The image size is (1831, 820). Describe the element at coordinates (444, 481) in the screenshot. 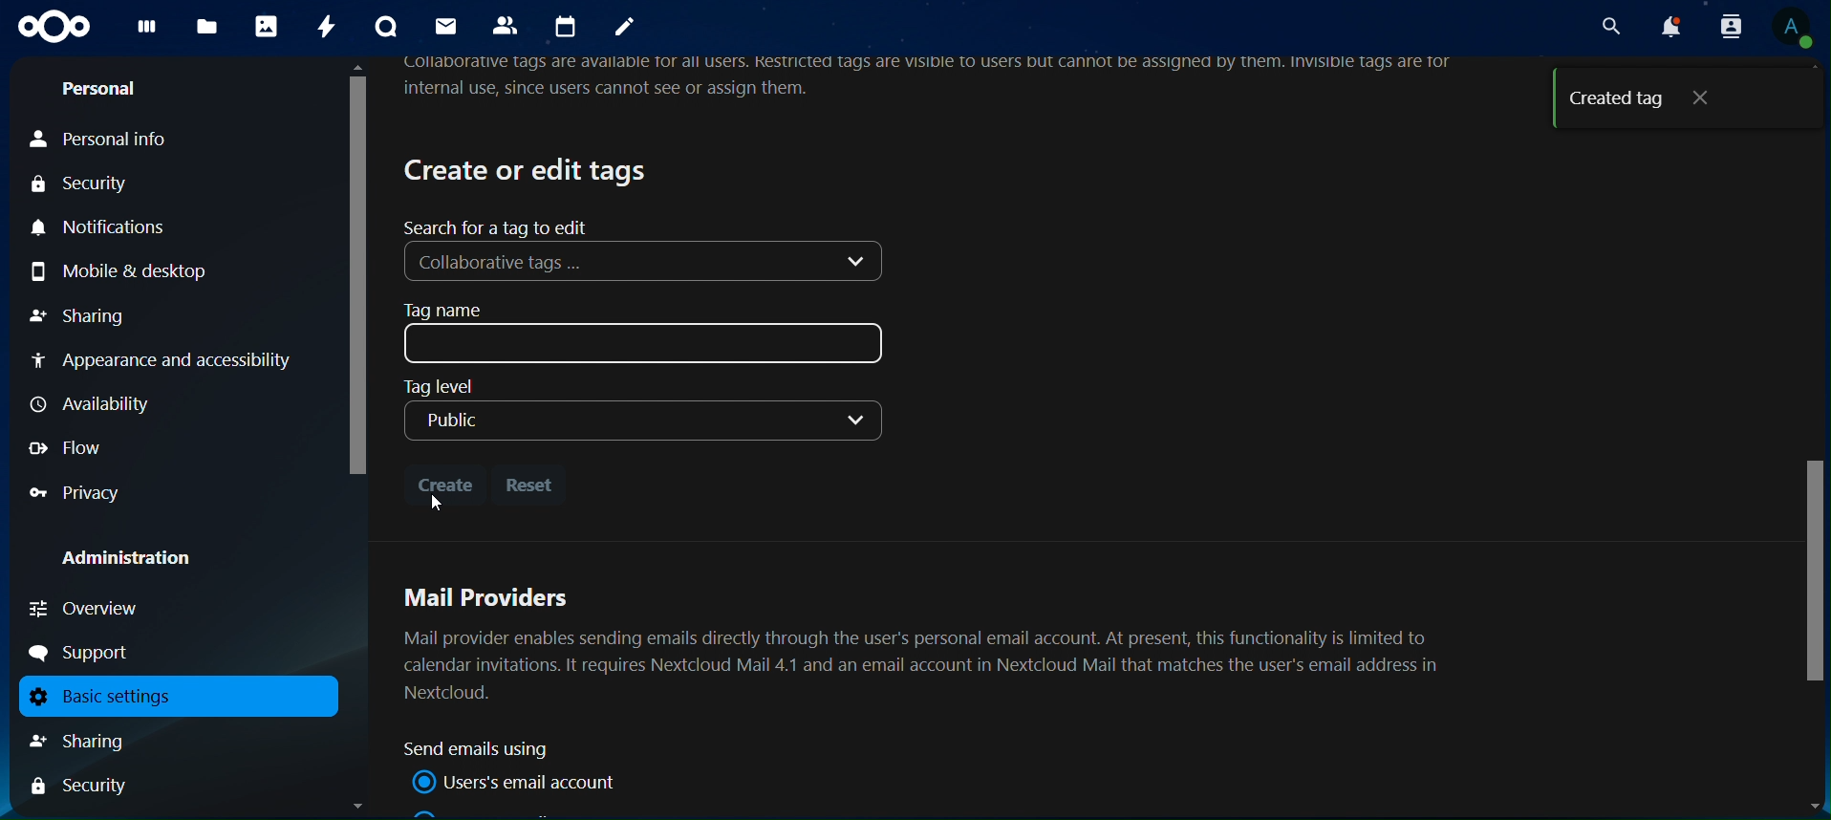

I see `create` at that location.